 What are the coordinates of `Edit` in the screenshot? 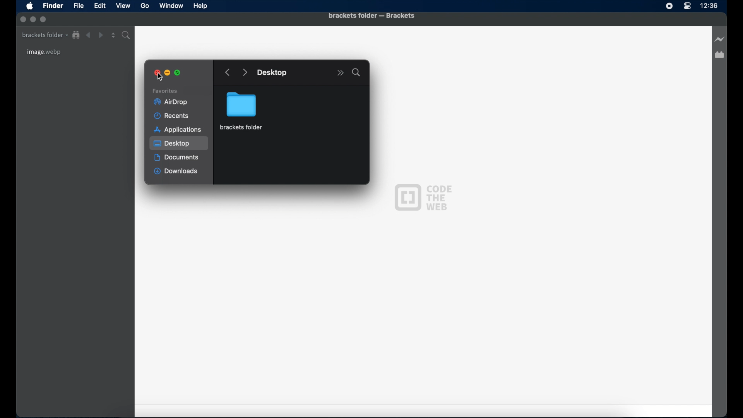 It's located at (100, 6).